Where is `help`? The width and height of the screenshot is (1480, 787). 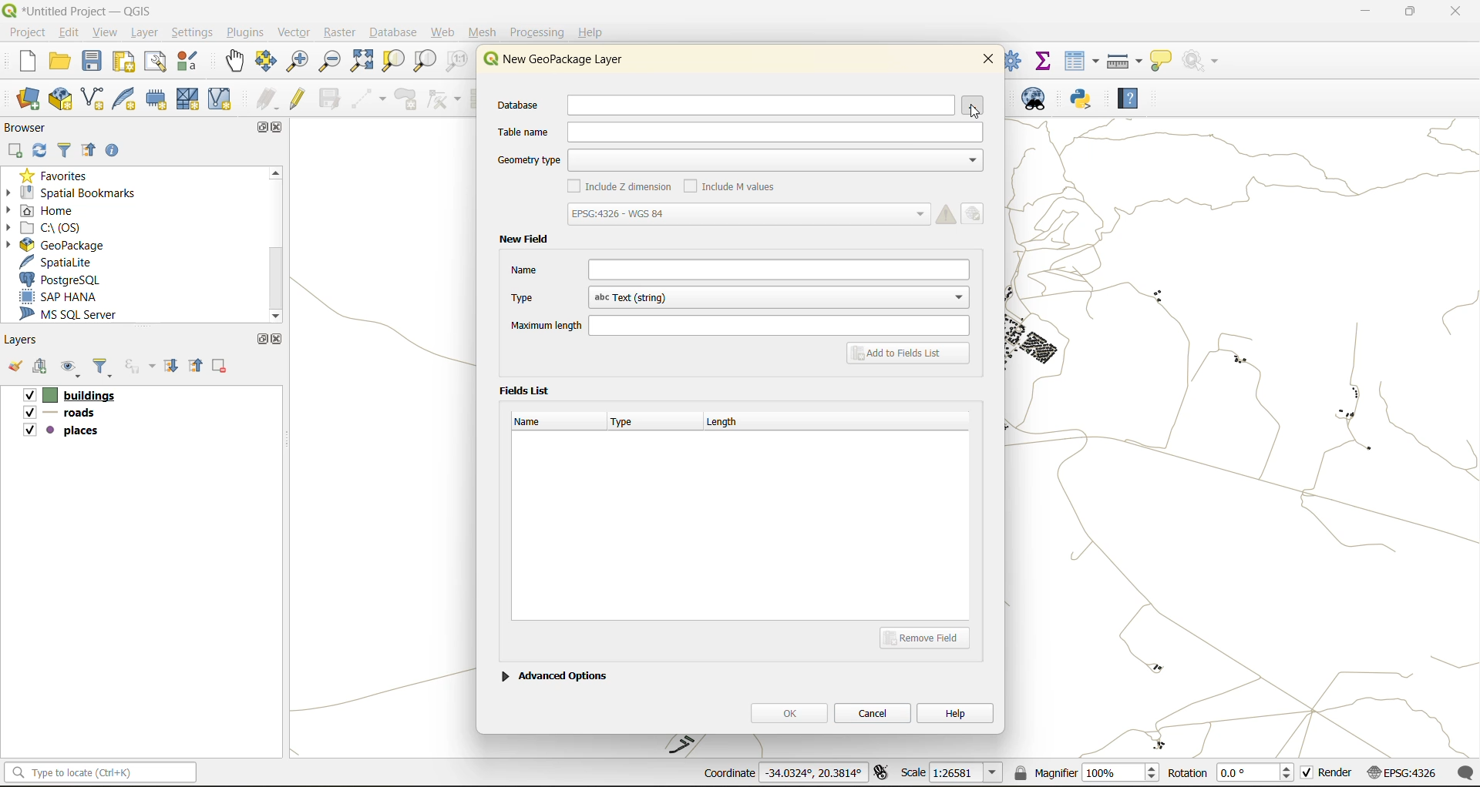 help is located at coordinates (1128, 101).